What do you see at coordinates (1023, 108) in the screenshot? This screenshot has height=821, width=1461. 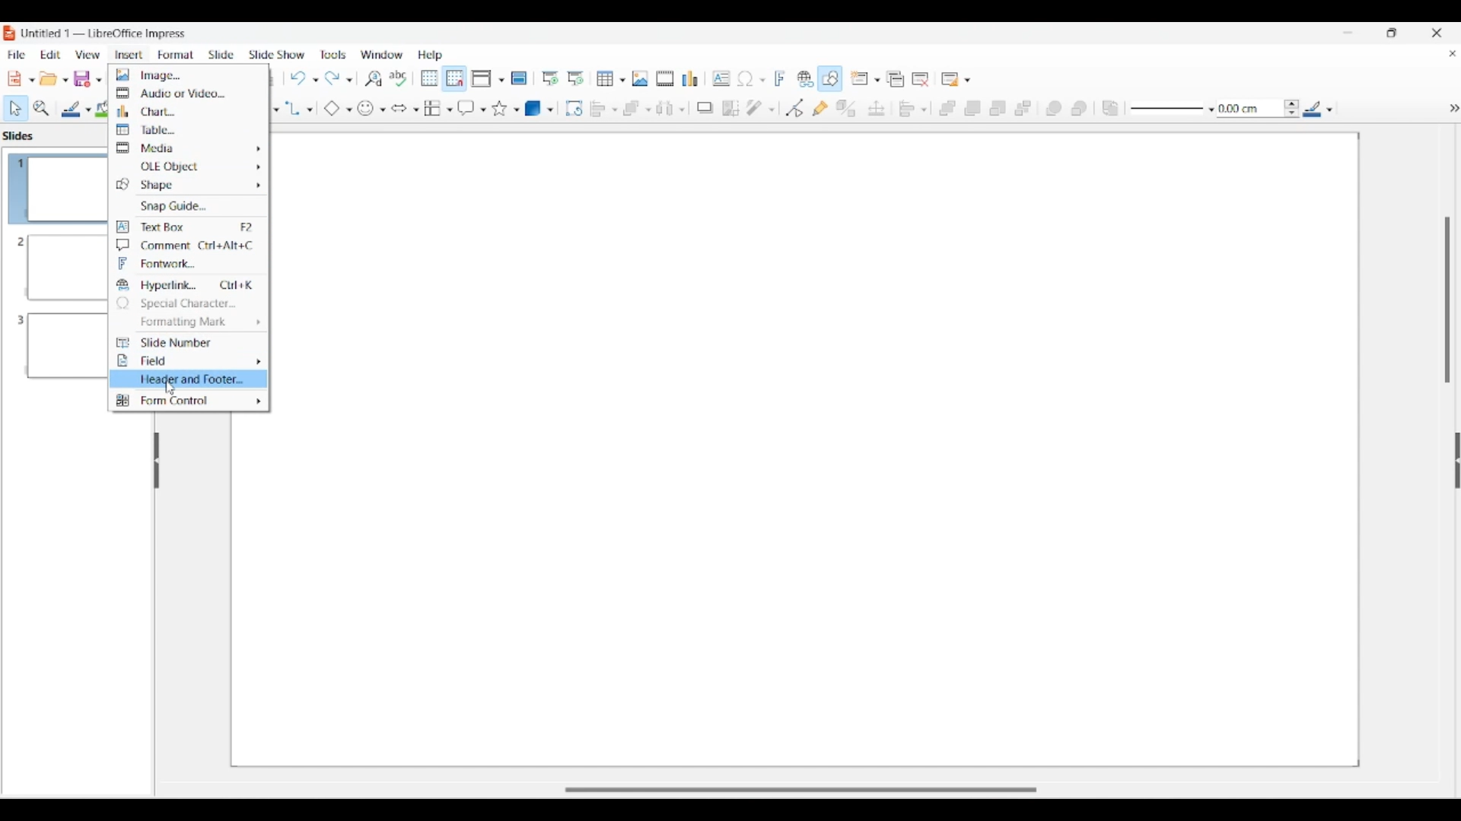 I see `Send to back` at bounding box center [1023, 108].